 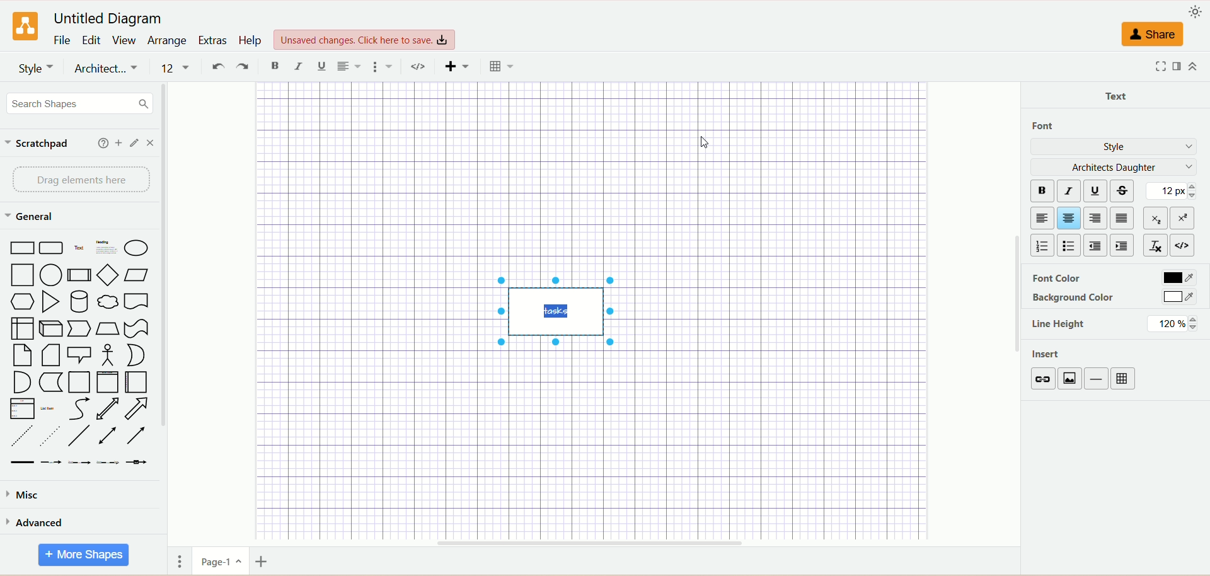 I want to click on Curved Arrow, so click(x=79, y=410).